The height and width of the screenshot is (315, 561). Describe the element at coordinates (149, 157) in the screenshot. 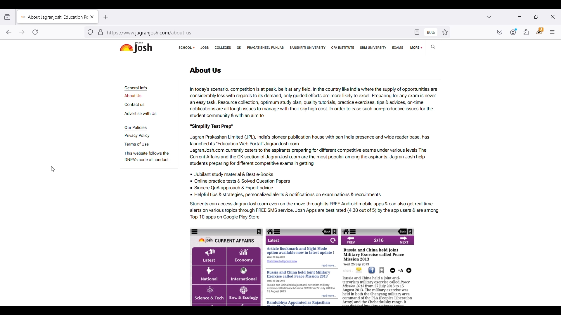

I see `This website follows the
DNPA's code of conduct` at that location.